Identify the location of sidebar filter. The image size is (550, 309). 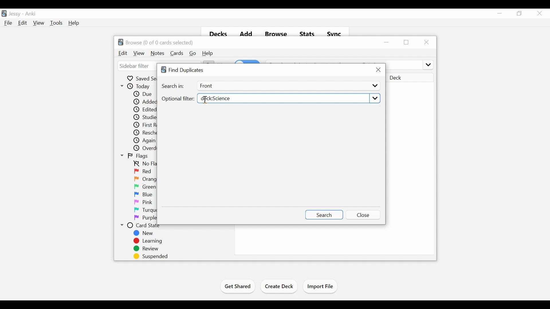
(135, 66).